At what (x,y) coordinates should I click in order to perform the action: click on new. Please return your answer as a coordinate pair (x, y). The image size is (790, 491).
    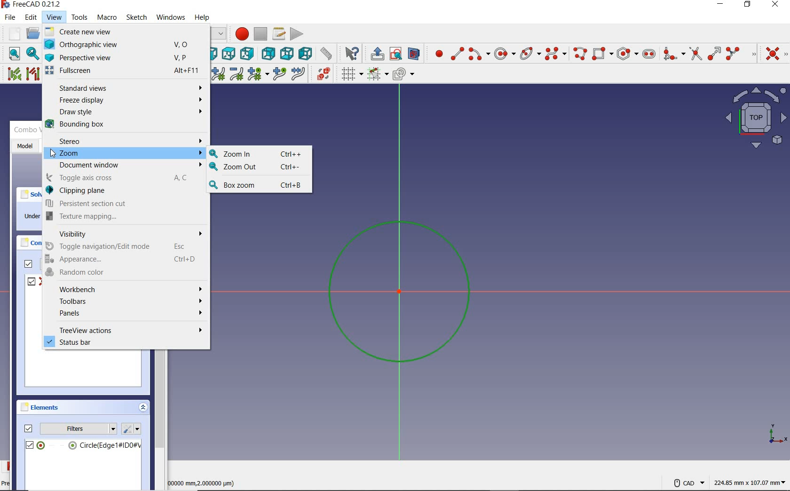
    Looking at the image, I should click on (12, 33).